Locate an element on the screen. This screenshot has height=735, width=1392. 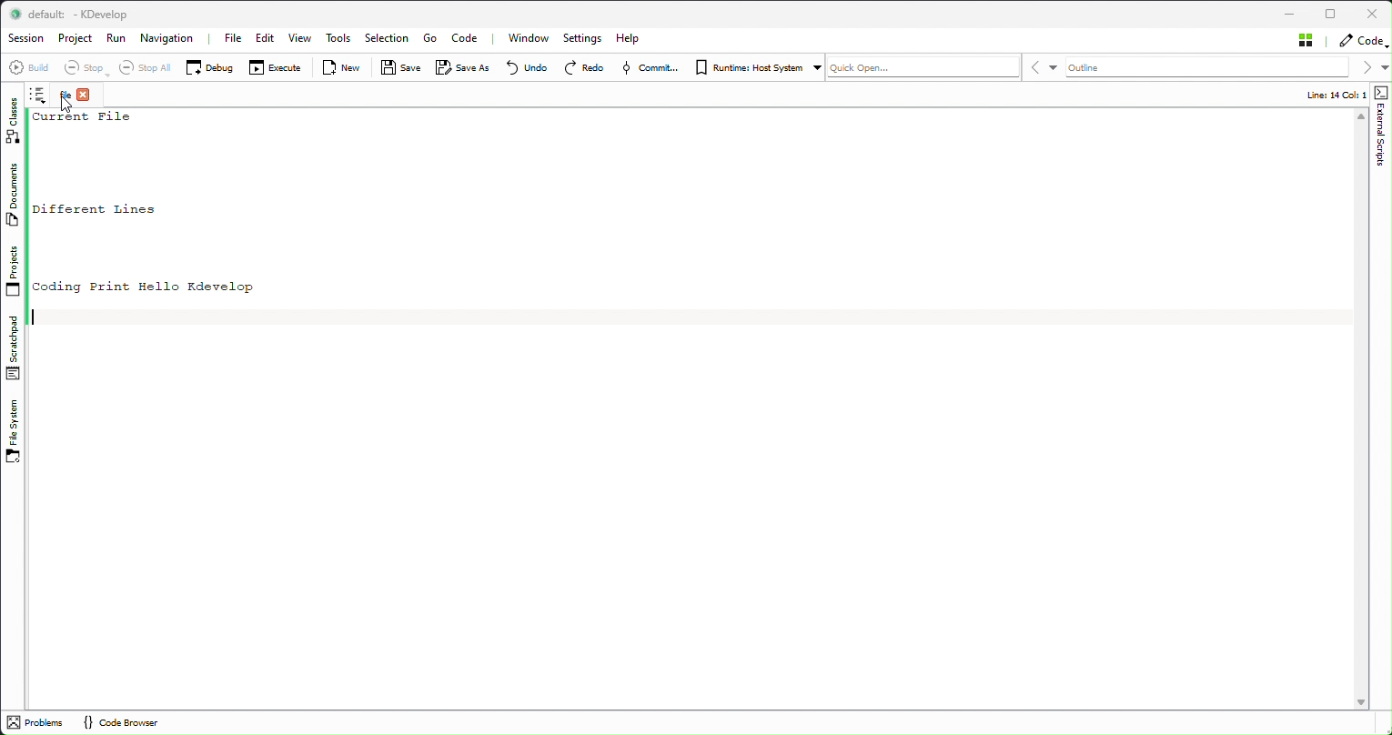
default - KDevelop is located at coordinates (78, 15).